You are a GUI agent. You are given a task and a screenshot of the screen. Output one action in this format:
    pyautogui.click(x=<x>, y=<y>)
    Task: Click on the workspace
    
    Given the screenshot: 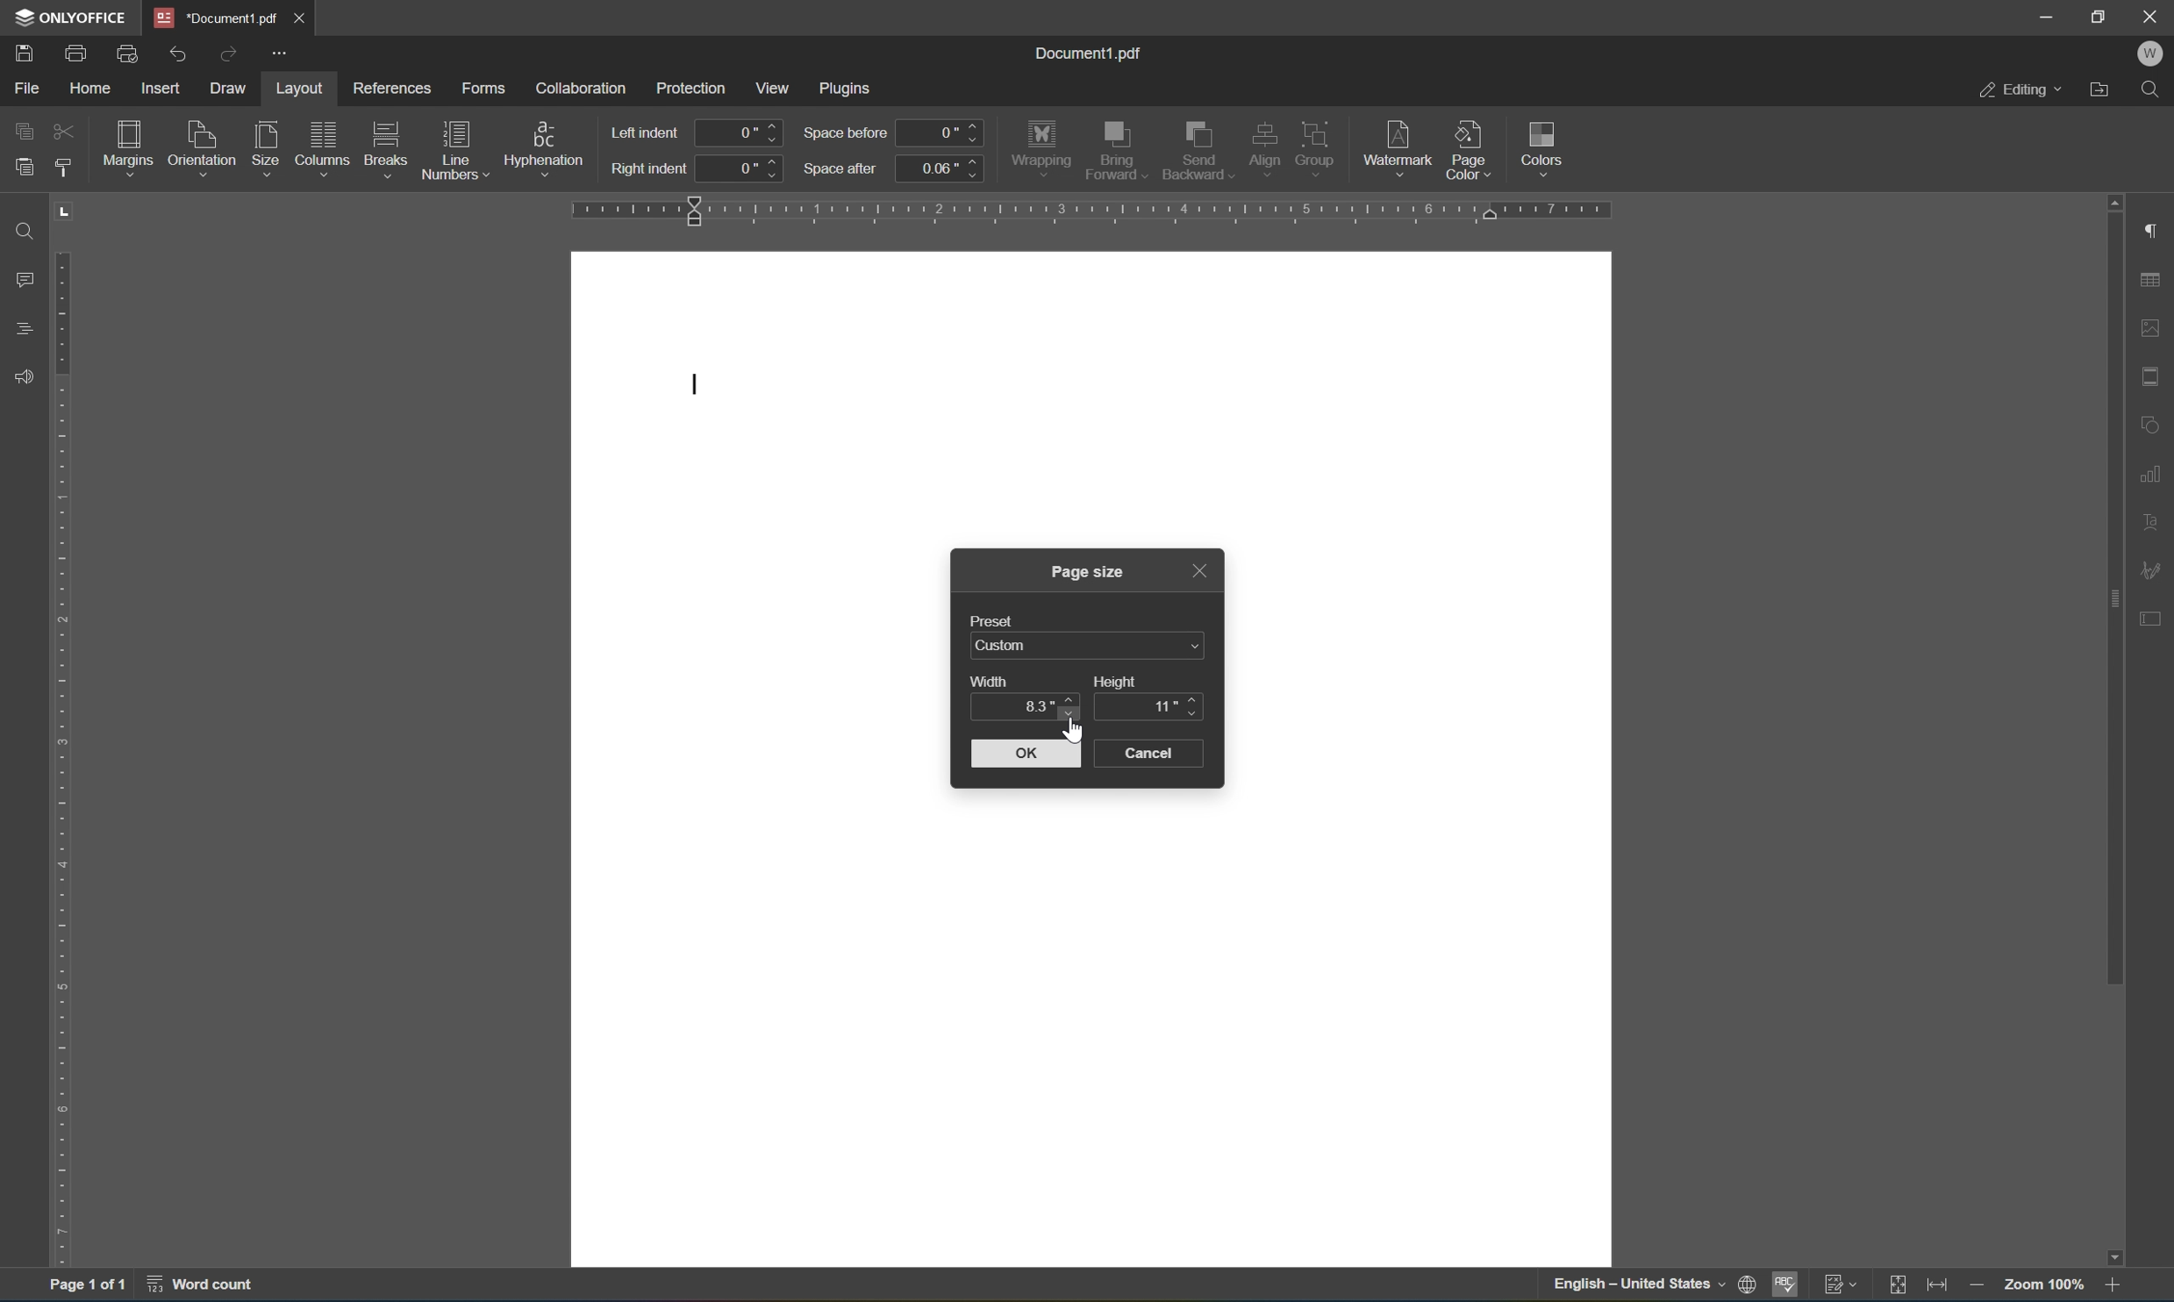 What is the action you would take?
    pyautogui.click(x=1092, y=392)
    